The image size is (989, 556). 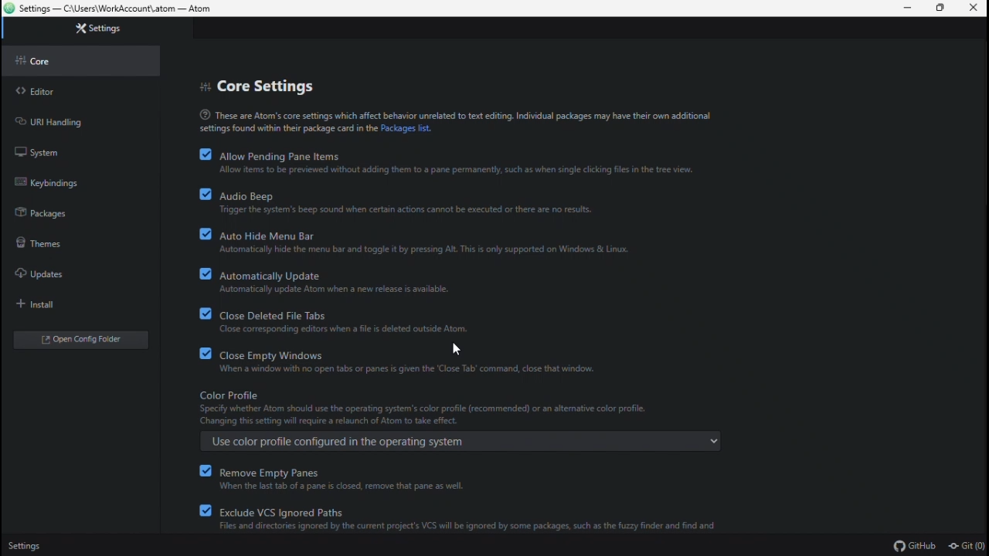 I want to click on packages, so click(x=66, y=212).